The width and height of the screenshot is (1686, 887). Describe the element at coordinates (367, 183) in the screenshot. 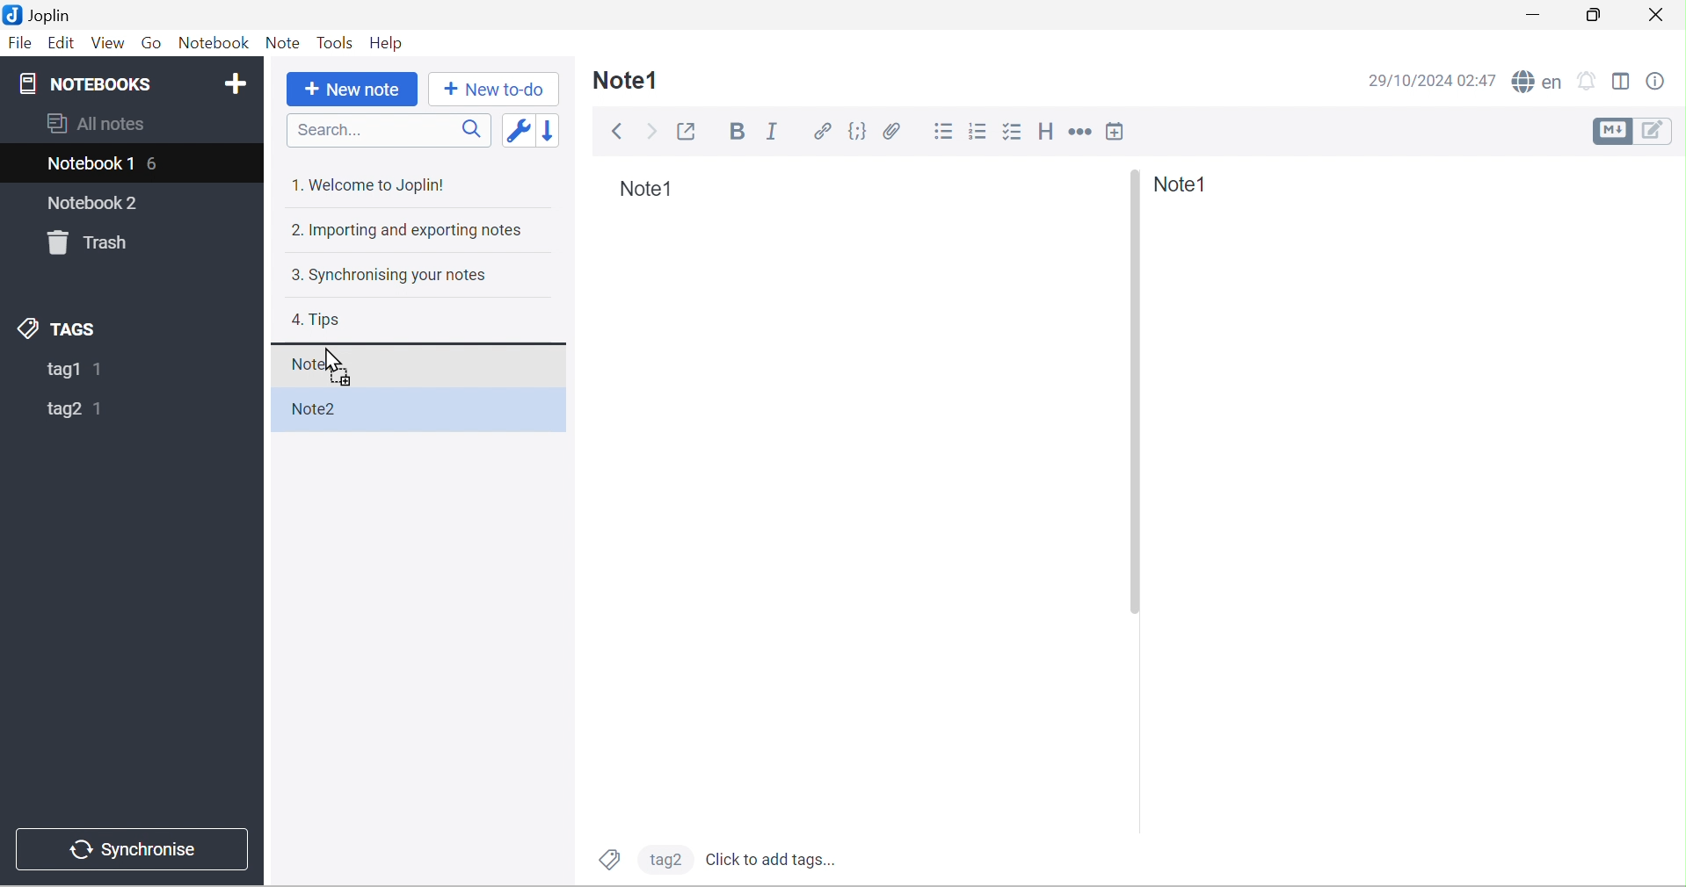

I see `1. Welcome to Joplin!` at that location.